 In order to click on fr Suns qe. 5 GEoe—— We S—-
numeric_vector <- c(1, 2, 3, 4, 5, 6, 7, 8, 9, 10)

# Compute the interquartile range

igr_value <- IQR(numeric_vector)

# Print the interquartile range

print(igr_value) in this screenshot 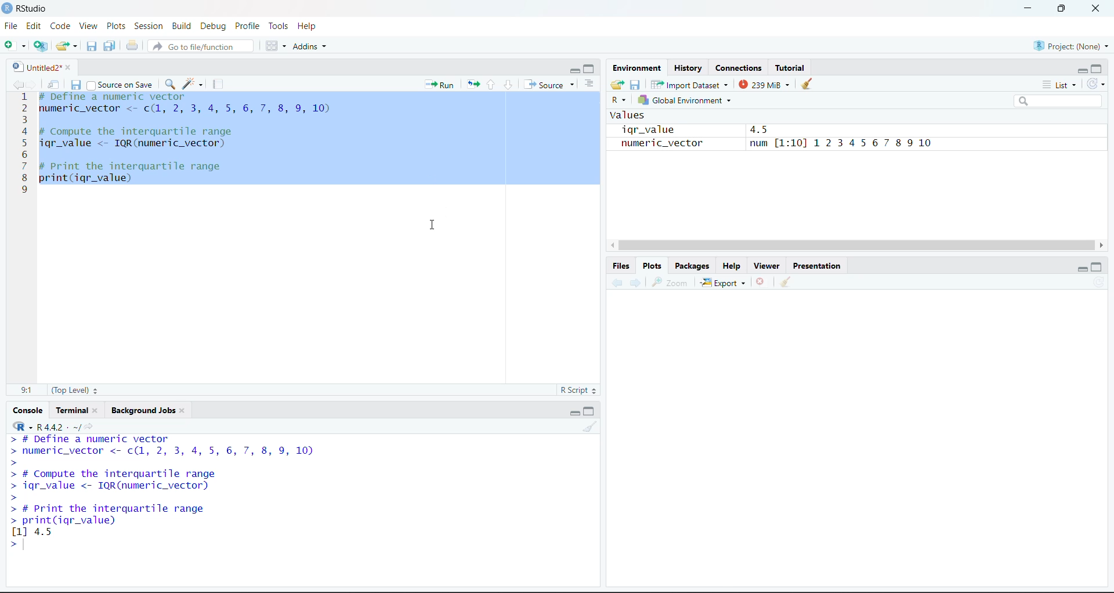, I will do `click(201, 147)`.